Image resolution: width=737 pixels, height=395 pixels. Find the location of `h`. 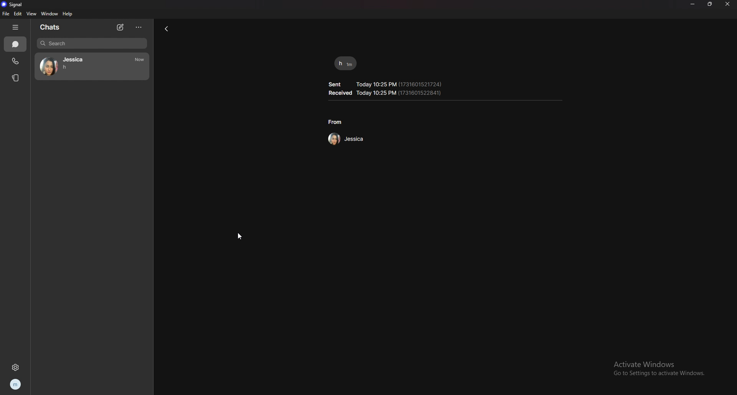

h is located at coordinates (346, 63).